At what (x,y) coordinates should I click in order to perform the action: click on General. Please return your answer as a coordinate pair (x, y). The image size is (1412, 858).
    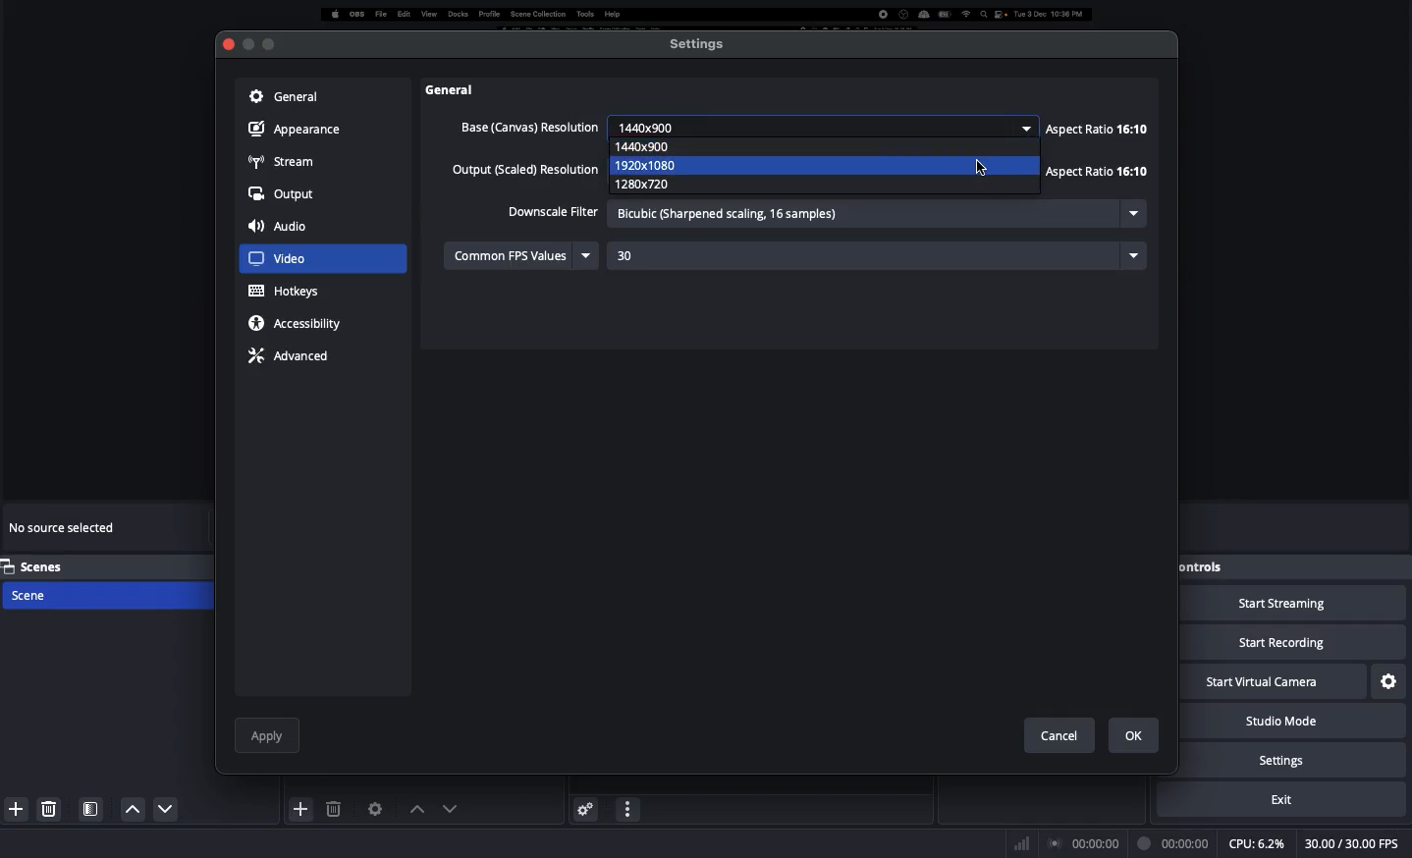
    Looking at the image, I should click on (282, 95).